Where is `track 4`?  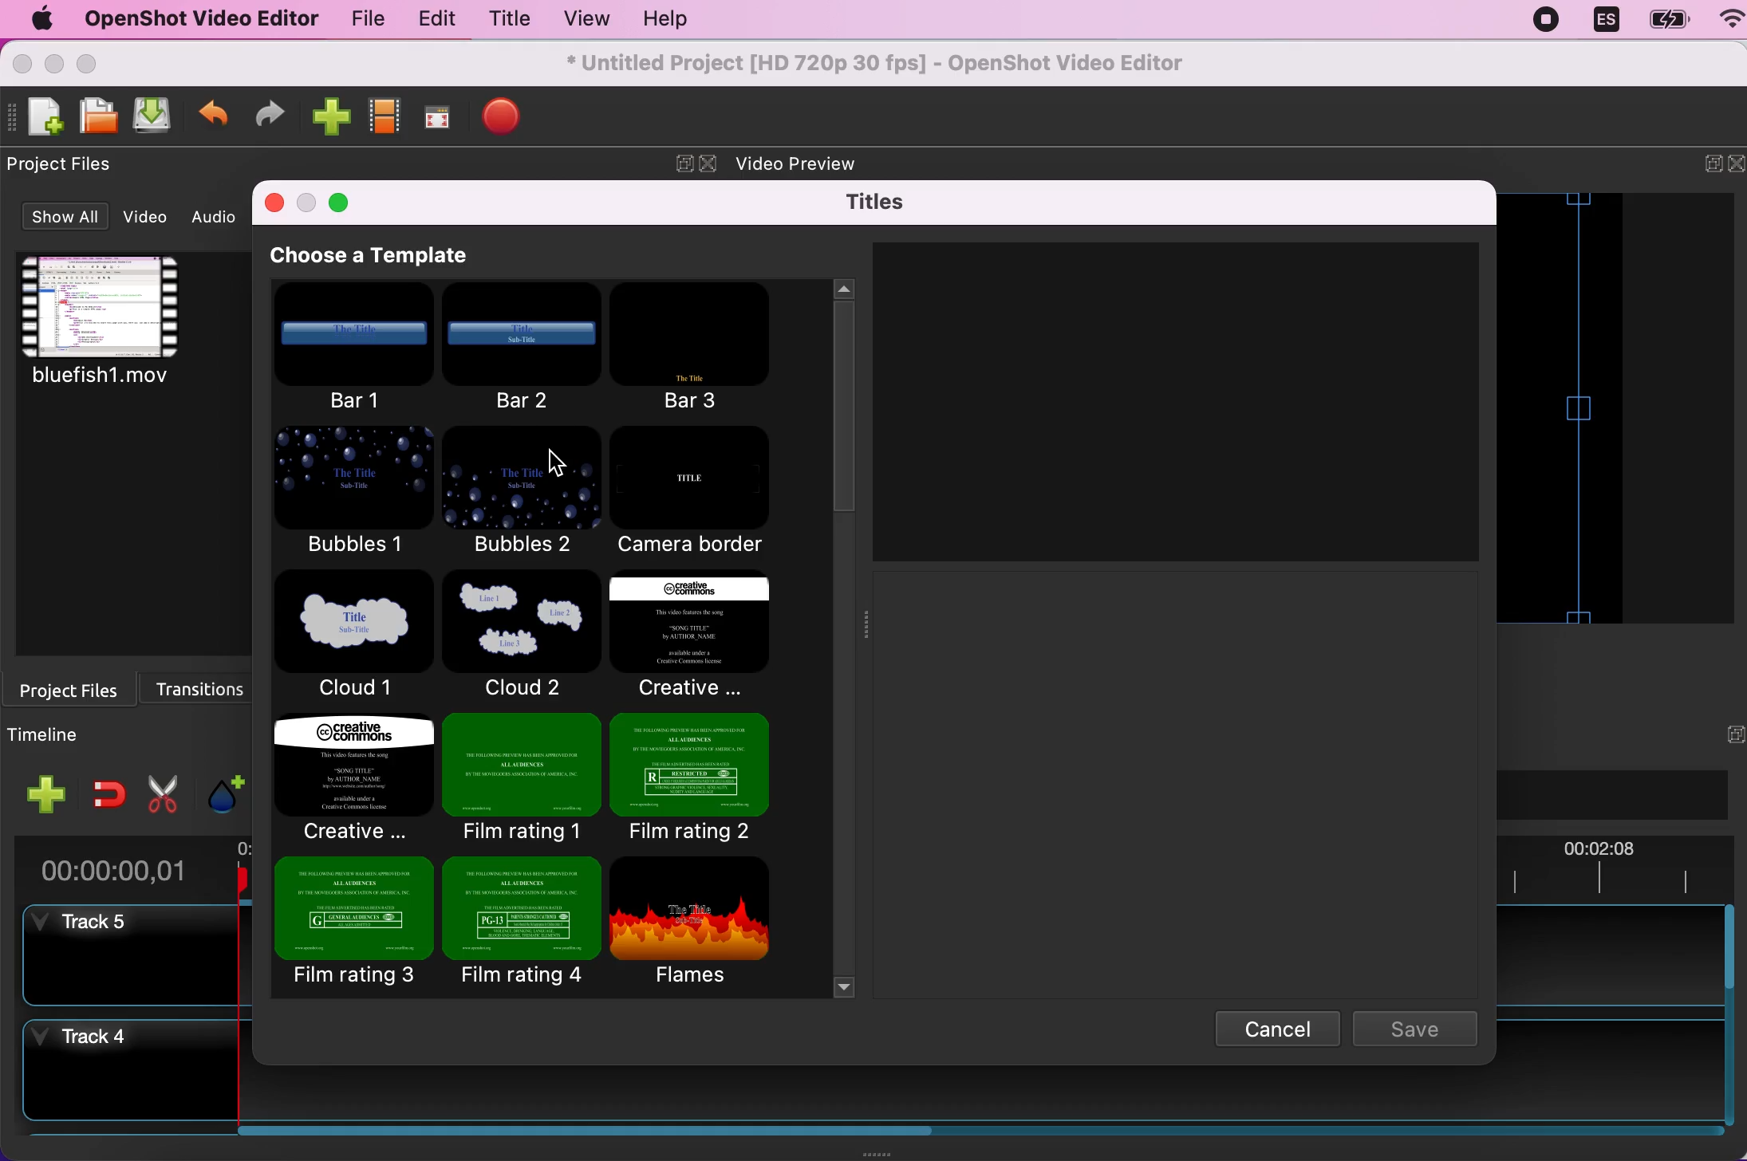
track 4 is located at coordinates (118, 1073).